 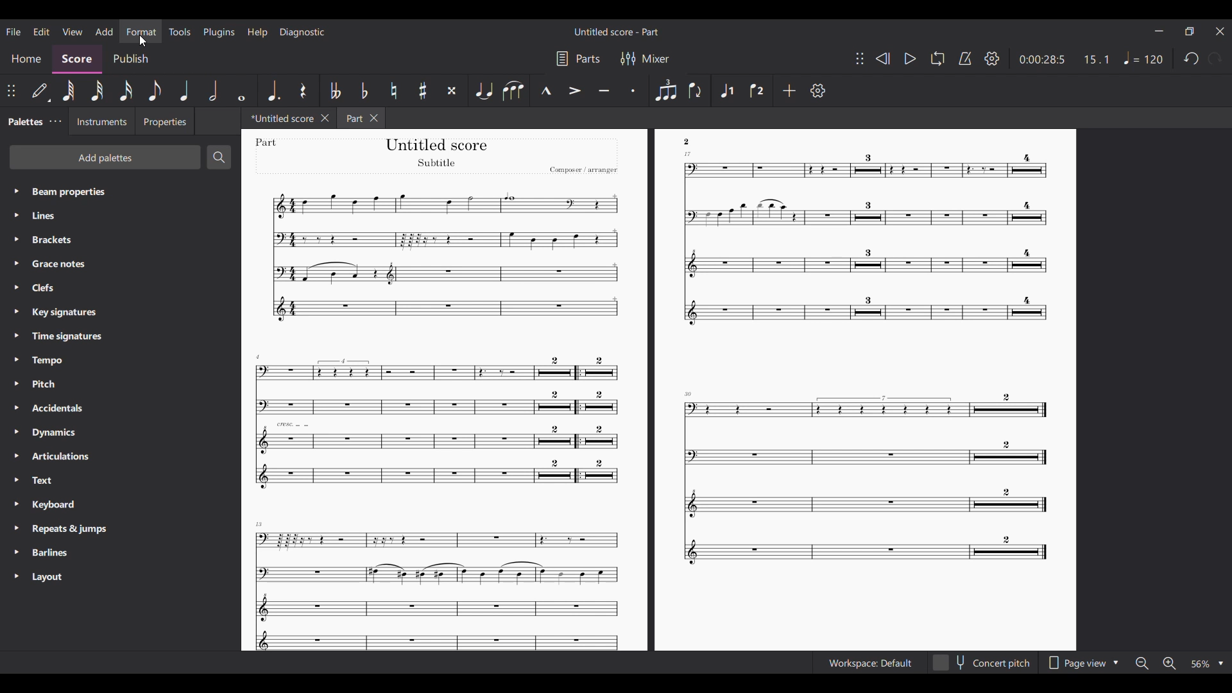 What do you see at coordinates (438, 585) in the screenshot?
I see `` at bounding box center [438, 585].